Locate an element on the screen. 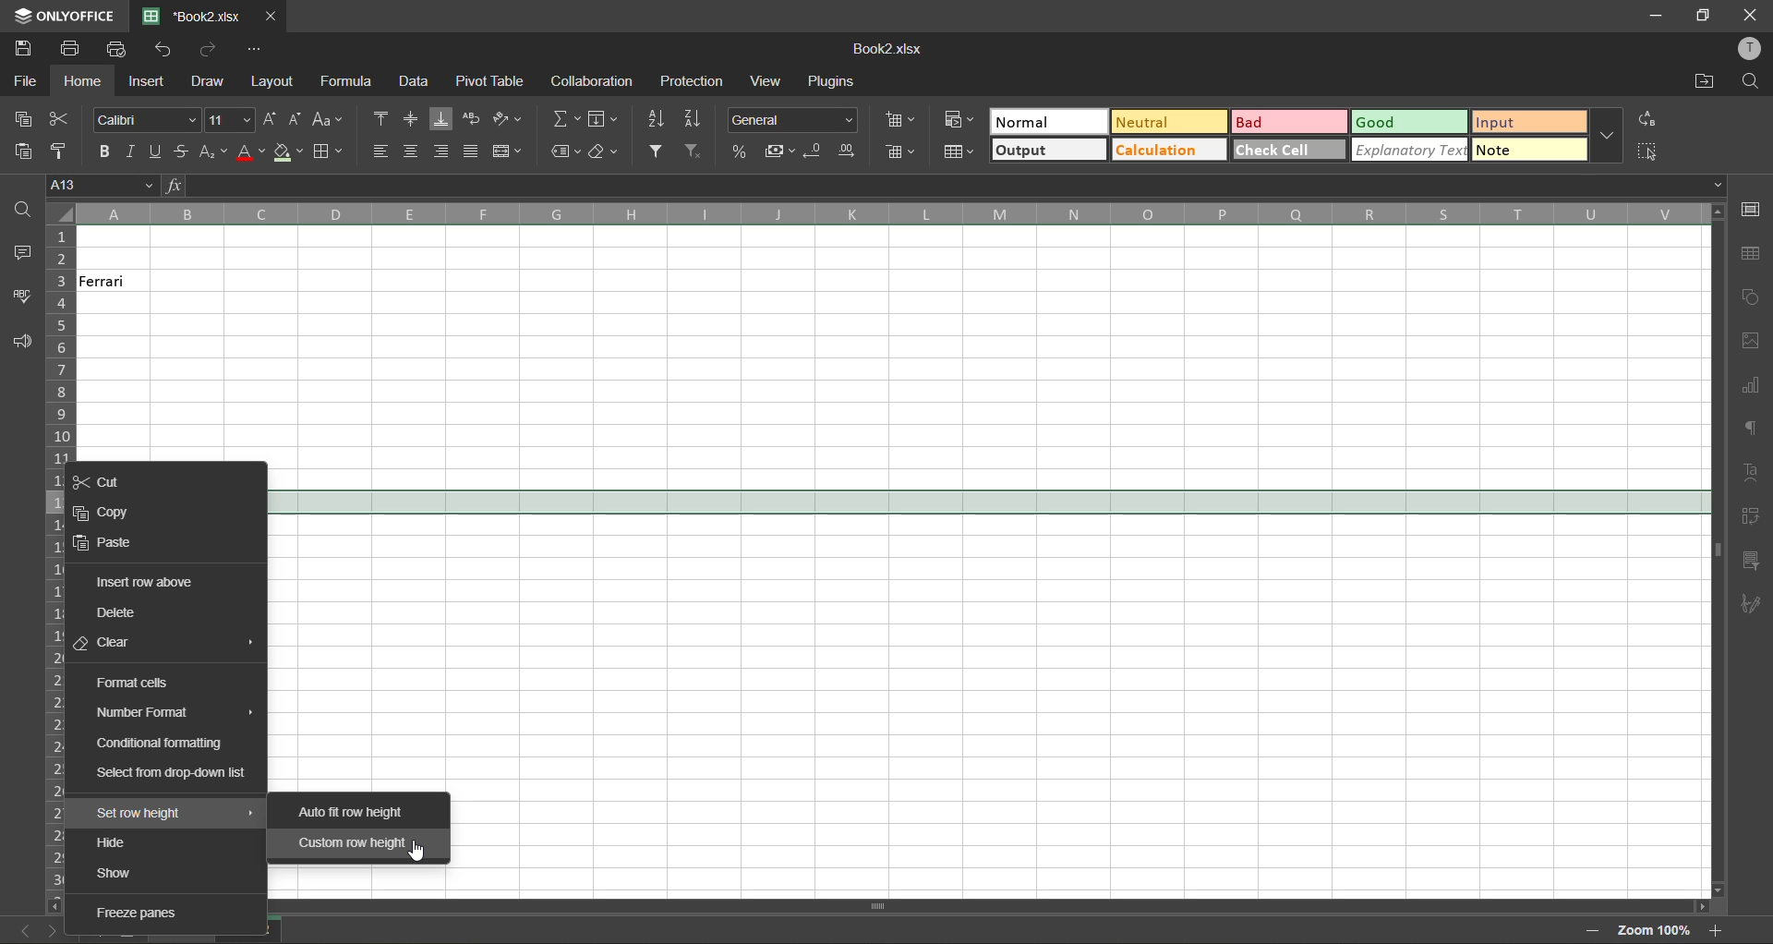 This screenshot has width=1773, height=944. decrement size is located at coordinates (296, 120).